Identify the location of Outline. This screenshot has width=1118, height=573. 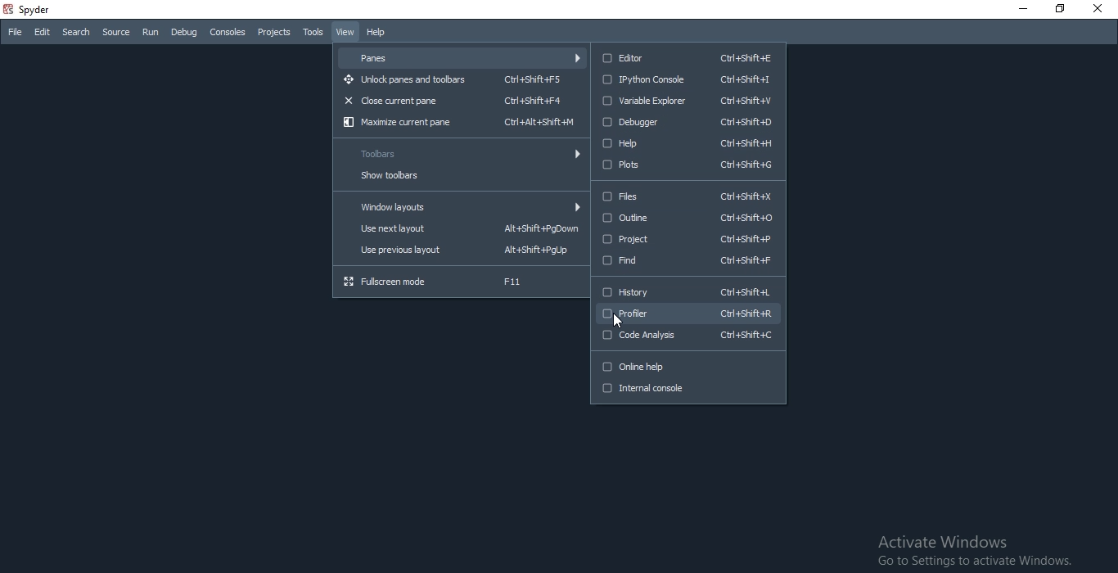
(687, 218).